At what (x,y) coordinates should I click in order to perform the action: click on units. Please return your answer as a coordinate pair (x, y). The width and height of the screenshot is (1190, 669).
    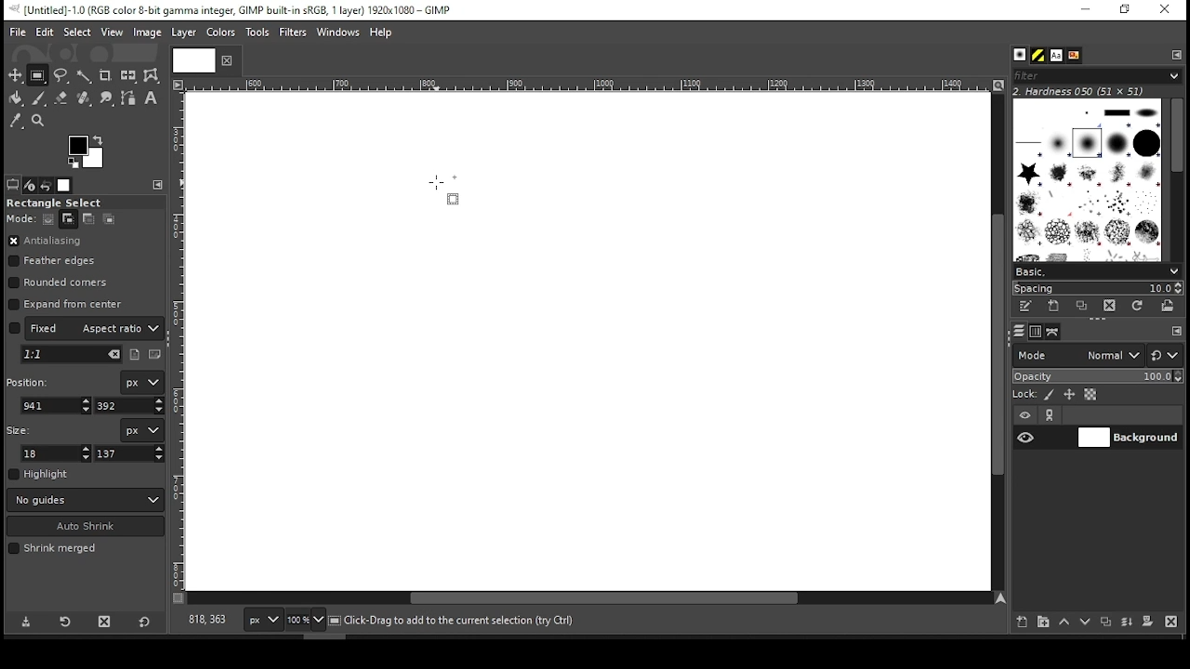
    Looking at the image, I should click on (264, 621).